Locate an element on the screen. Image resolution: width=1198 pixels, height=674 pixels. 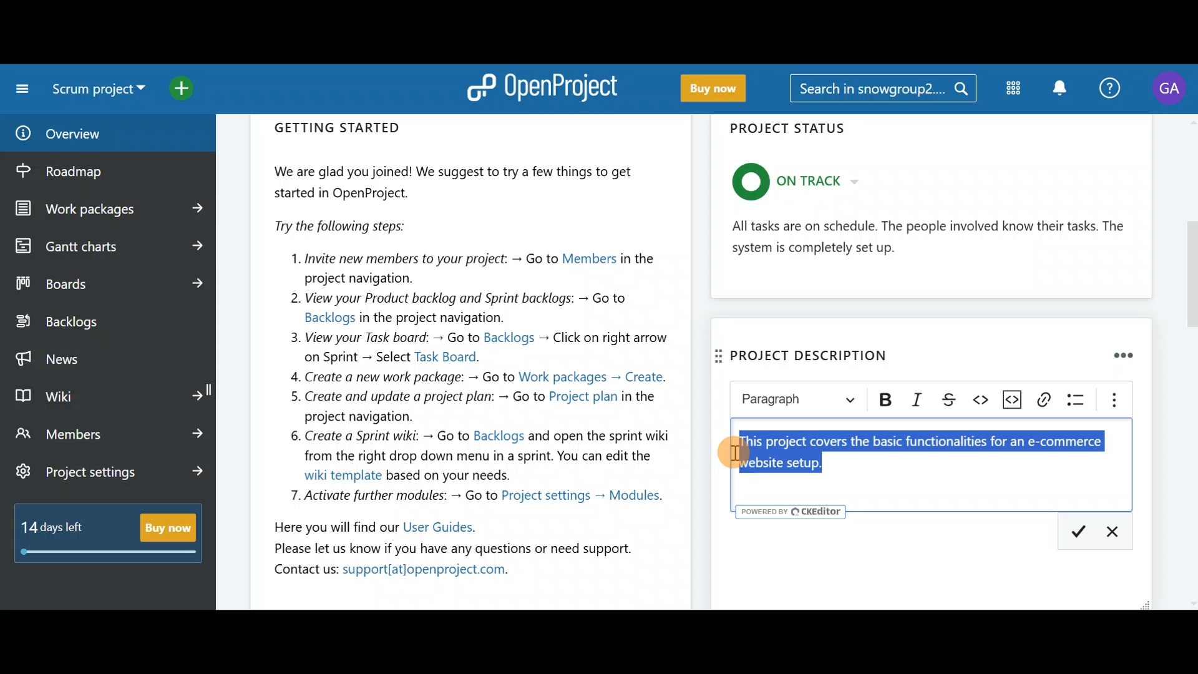
Description: Save is located at coordinates (1074, 530).